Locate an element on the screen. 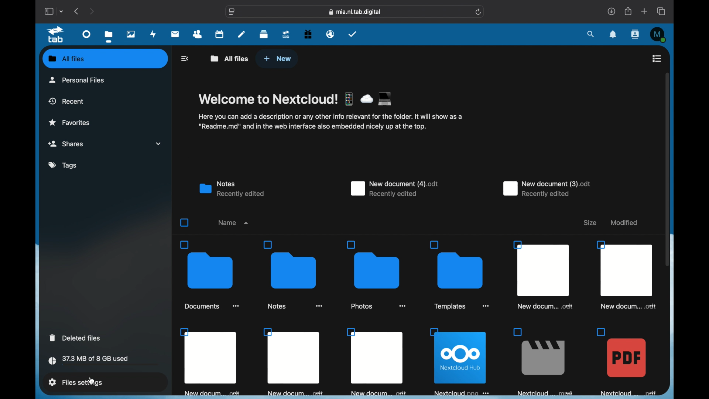 This screenshot has width=709, height=399. deleted files is located at coordinates (75, 337).